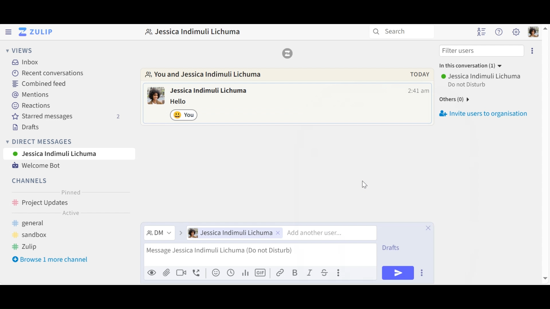 This screenshot has height=309, width=550. What do you see at coordinates (25, 127) in the screenshot?
I see `Drafts` at bounding box center [25, 127].